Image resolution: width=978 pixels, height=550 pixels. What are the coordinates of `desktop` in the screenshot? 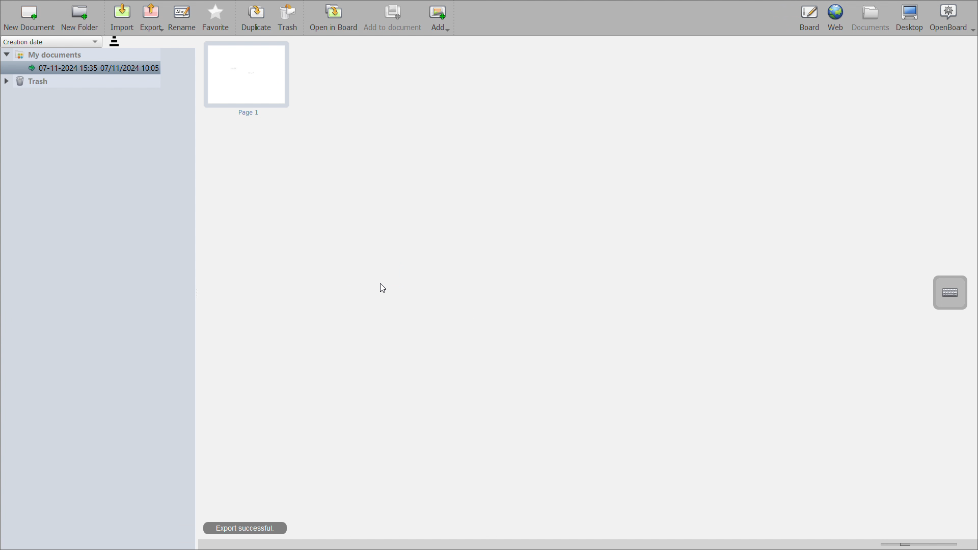 It's located at (910, 18).